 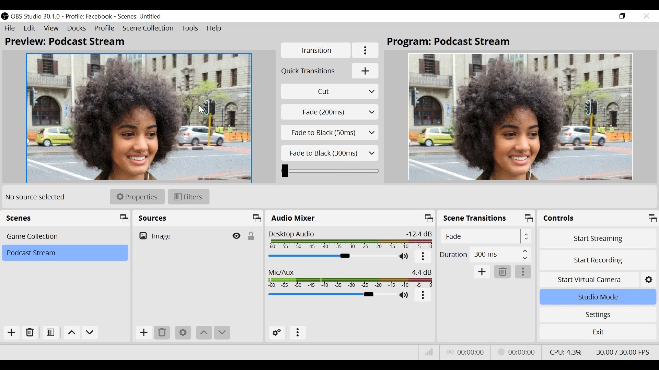 What do you see at coordinates (69, 42) in the screenshot?
I see `Preview: Scene` at bounding box center [69, 42].